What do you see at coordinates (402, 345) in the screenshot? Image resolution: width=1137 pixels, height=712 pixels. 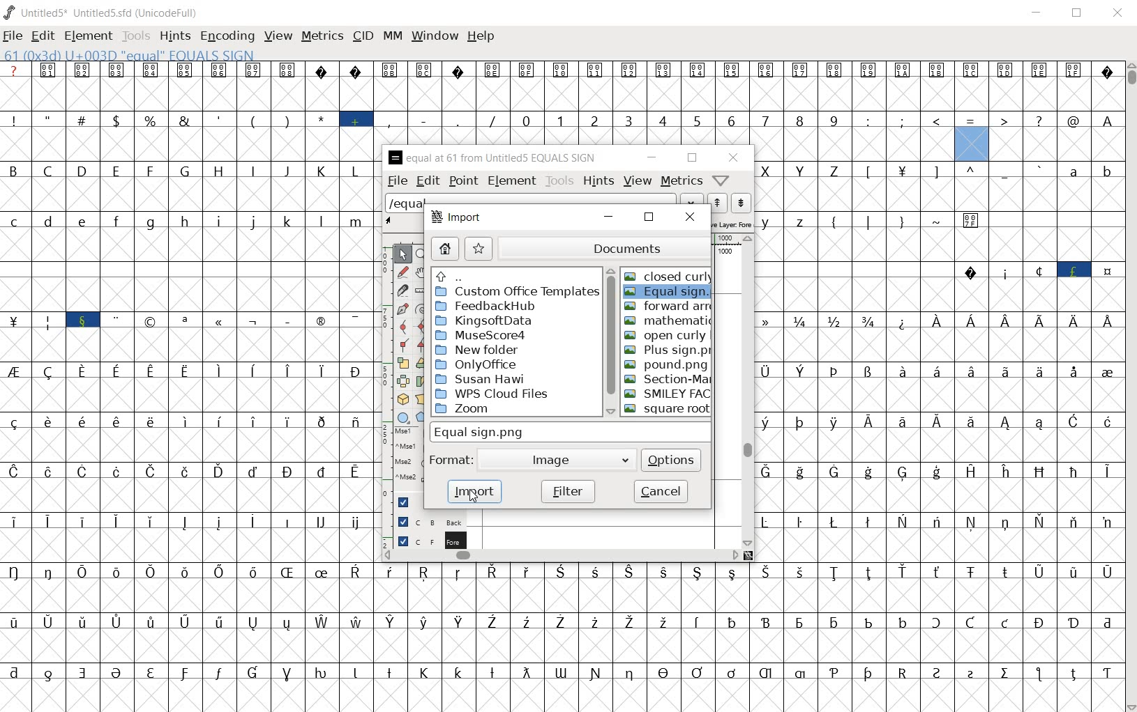 I see `Add a corner point` at bounding box center [402, 345].